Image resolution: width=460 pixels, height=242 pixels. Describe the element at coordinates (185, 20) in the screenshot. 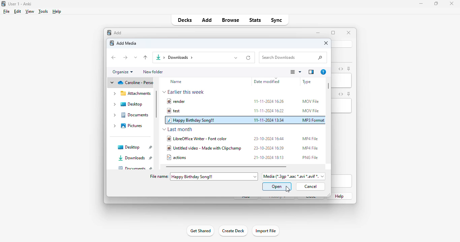

I see `decks` at that location.